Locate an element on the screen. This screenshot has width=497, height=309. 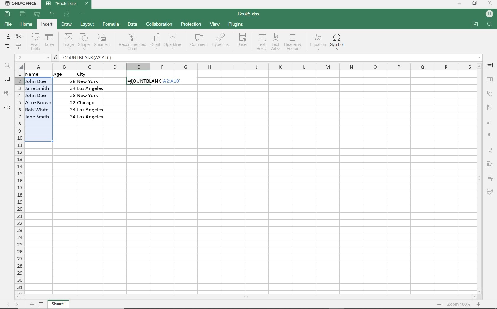
PARAGRAPH SETTINGS is located at coordinates (490, 134).